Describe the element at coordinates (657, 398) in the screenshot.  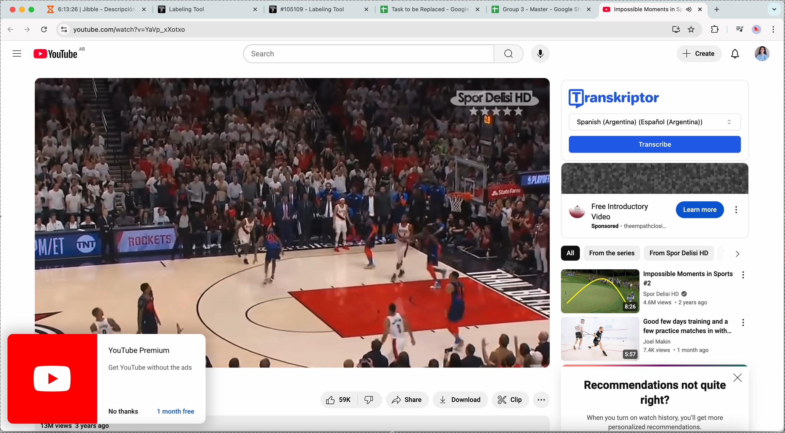
I see `notification` at that location.